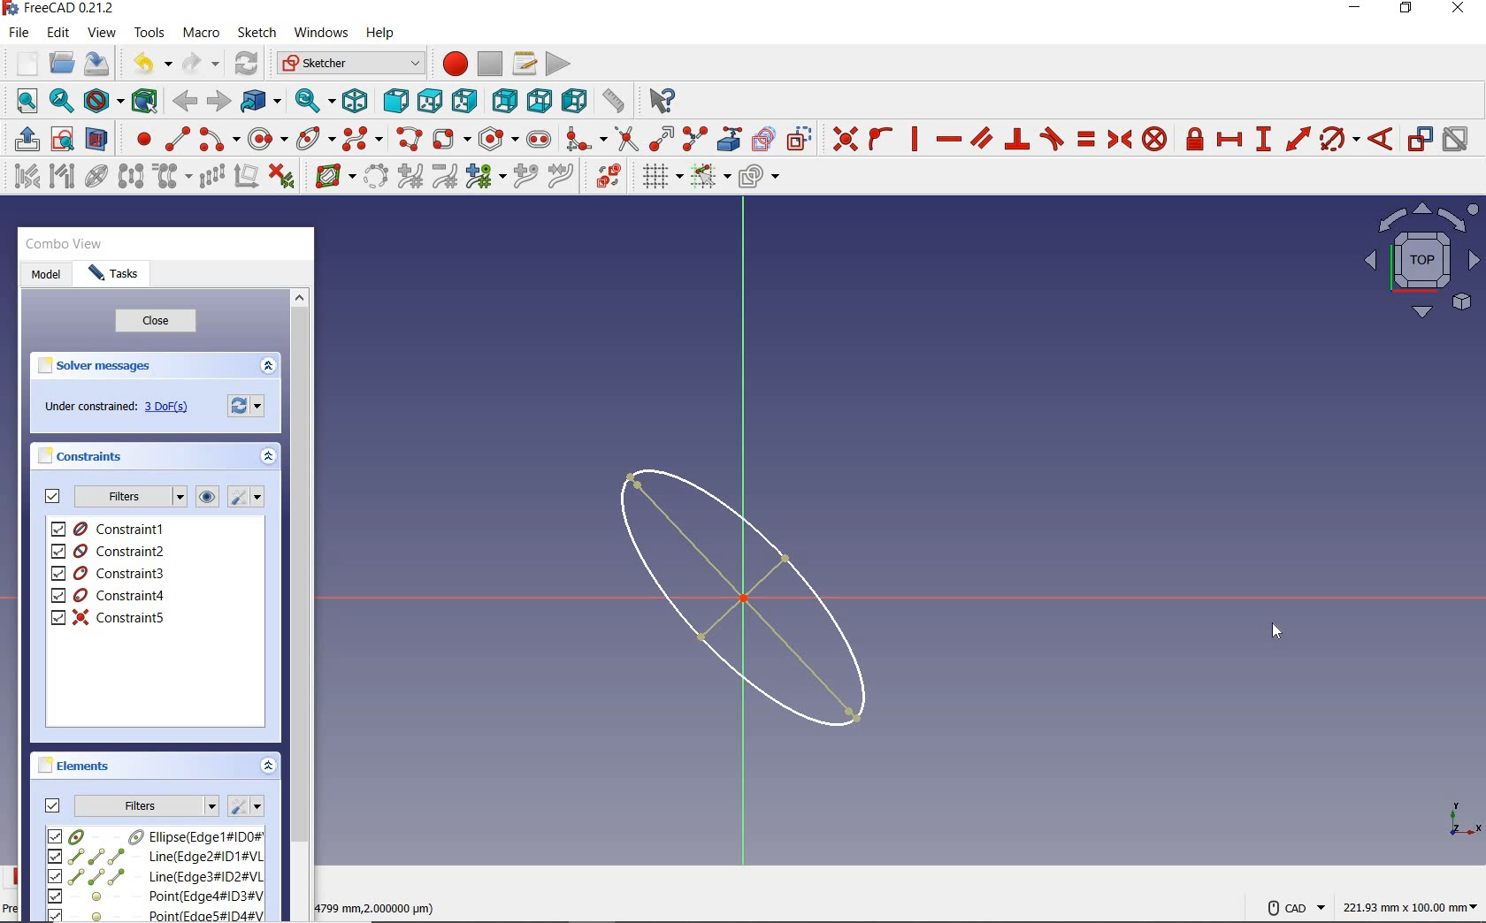 The height and width of the screenshot is (923, 1486). What do you see at coordinates (59, 9) in the screenshot?
I see `system name` at bounding box center [59, 9].